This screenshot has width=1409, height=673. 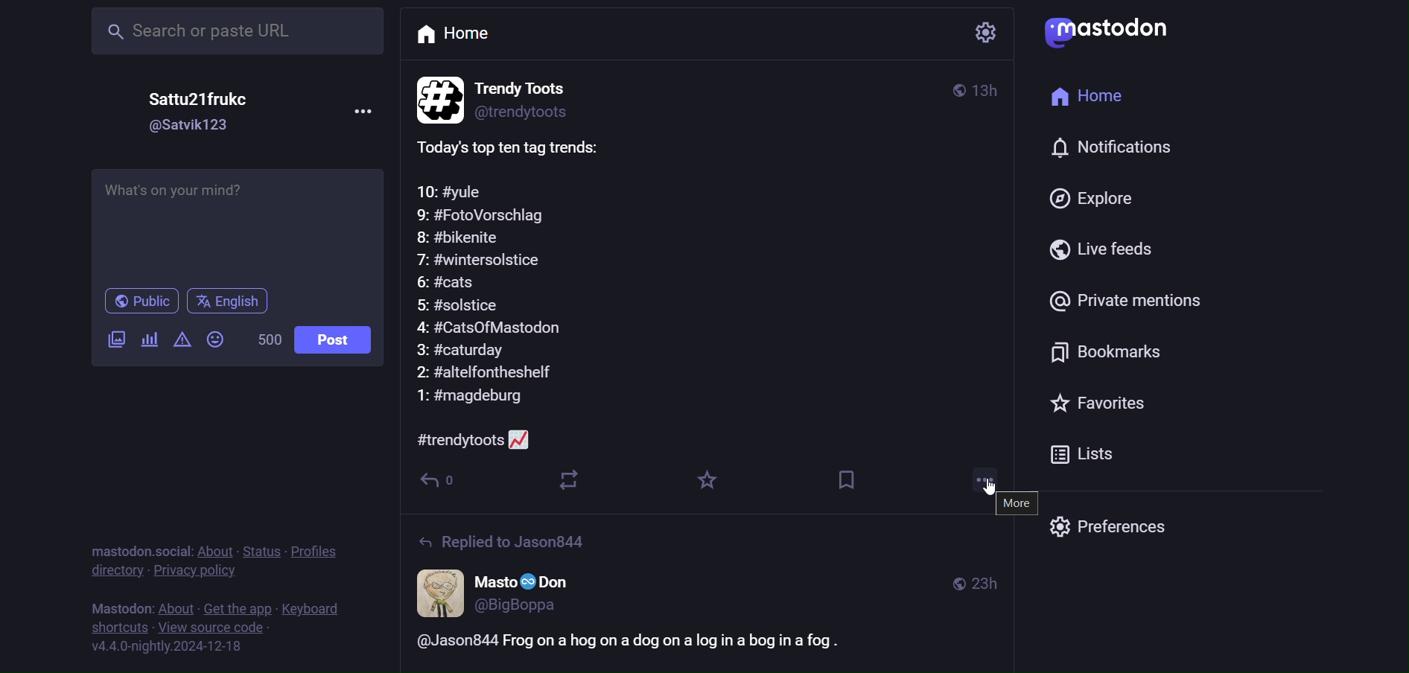 What do you see at coordinates (491, 38) in the screenshot?
I see `home` at bounding box center [491, 38].